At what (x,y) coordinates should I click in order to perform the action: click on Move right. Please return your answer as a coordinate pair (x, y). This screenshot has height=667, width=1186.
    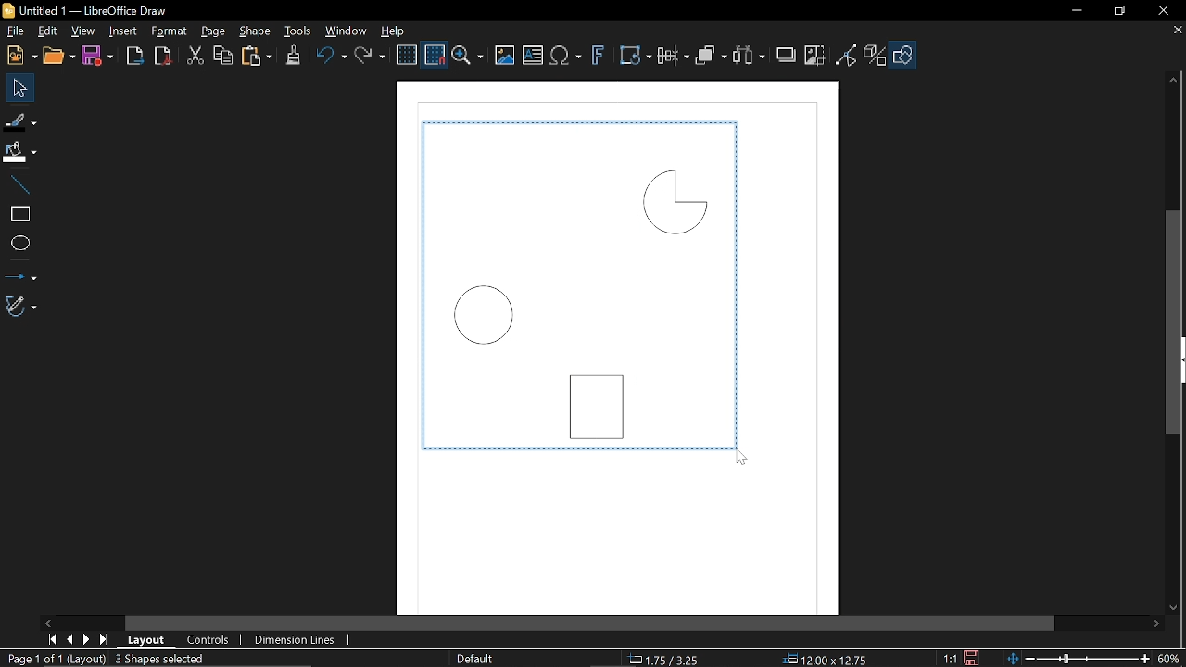
    Looking at the image, I should click on (1158, 625).